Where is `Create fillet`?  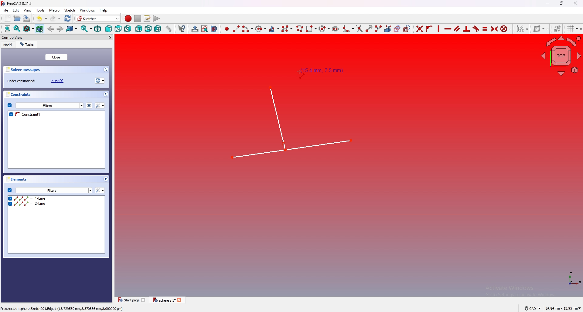
Create fillet is located at coordinates (348, 28).